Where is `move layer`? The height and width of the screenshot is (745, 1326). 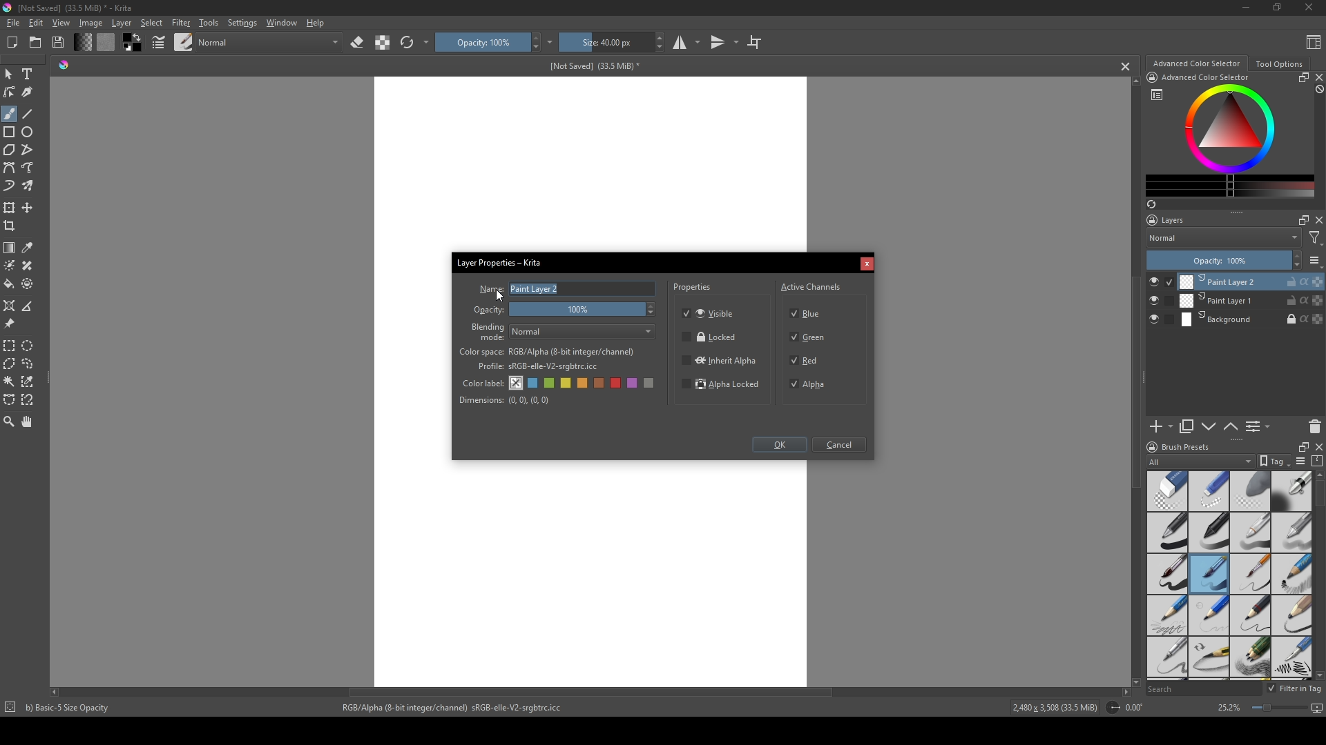
move layer is located at coordinates (28, 208).